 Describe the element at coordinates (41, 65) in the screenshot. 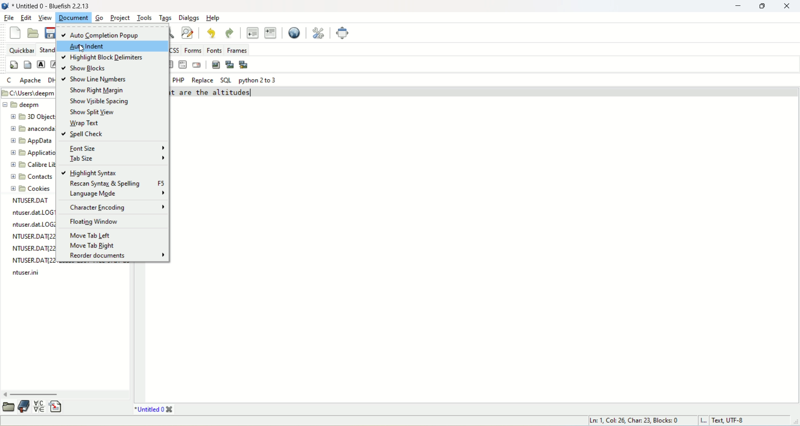

I see `strong` at that location.